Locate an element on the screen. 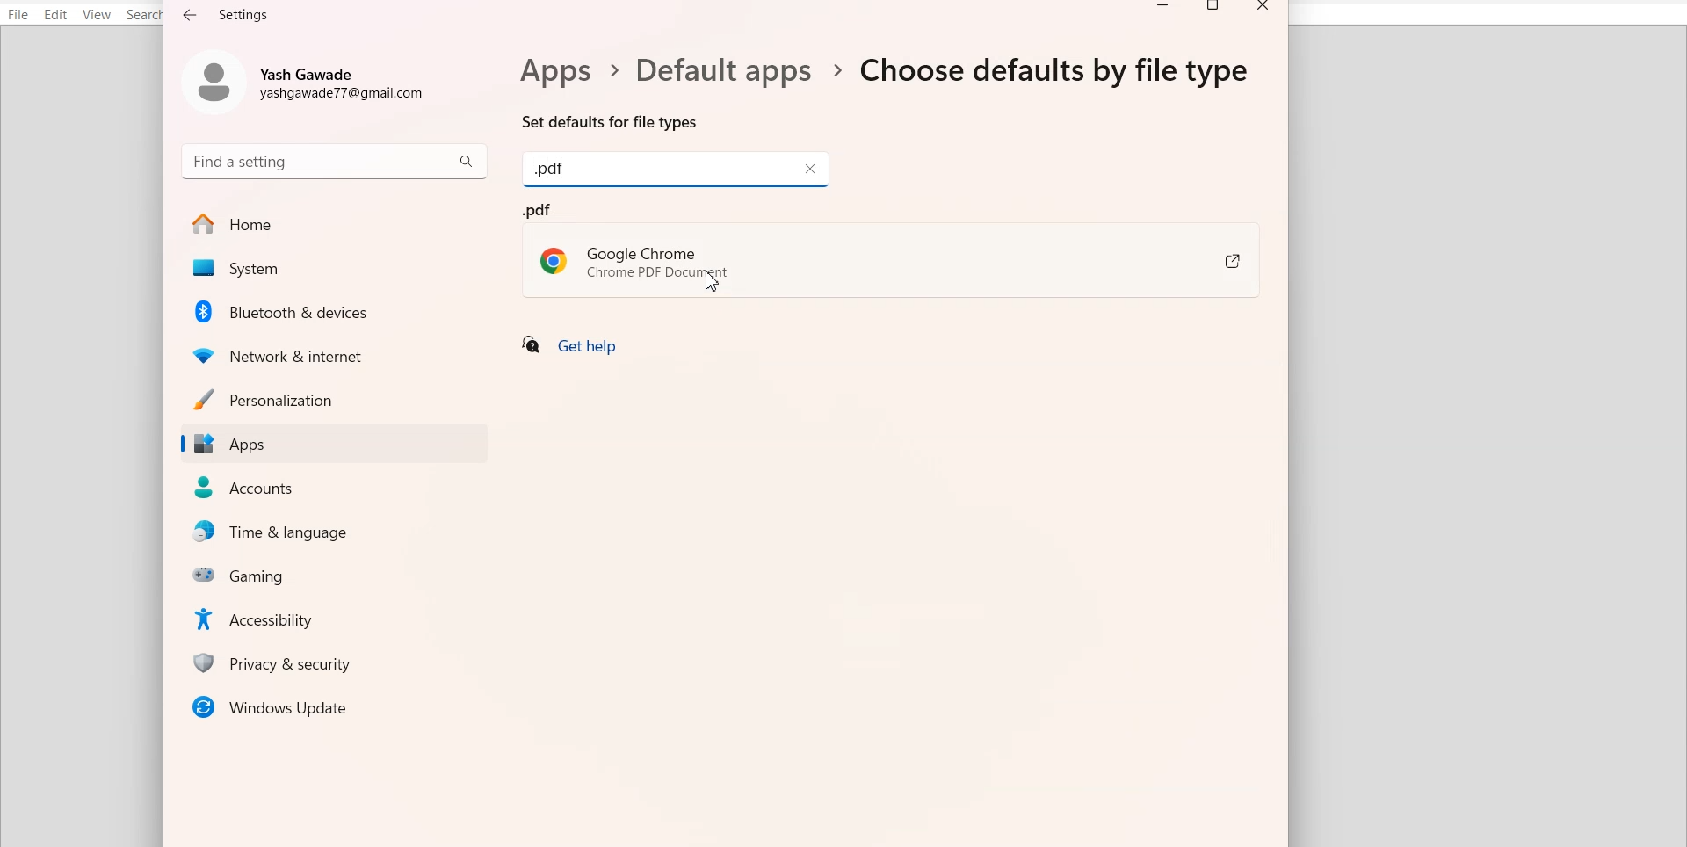 Image resolution: width=1687 pixels, height=847 pixels. Network & Internet is located at coordinates (336, 353).